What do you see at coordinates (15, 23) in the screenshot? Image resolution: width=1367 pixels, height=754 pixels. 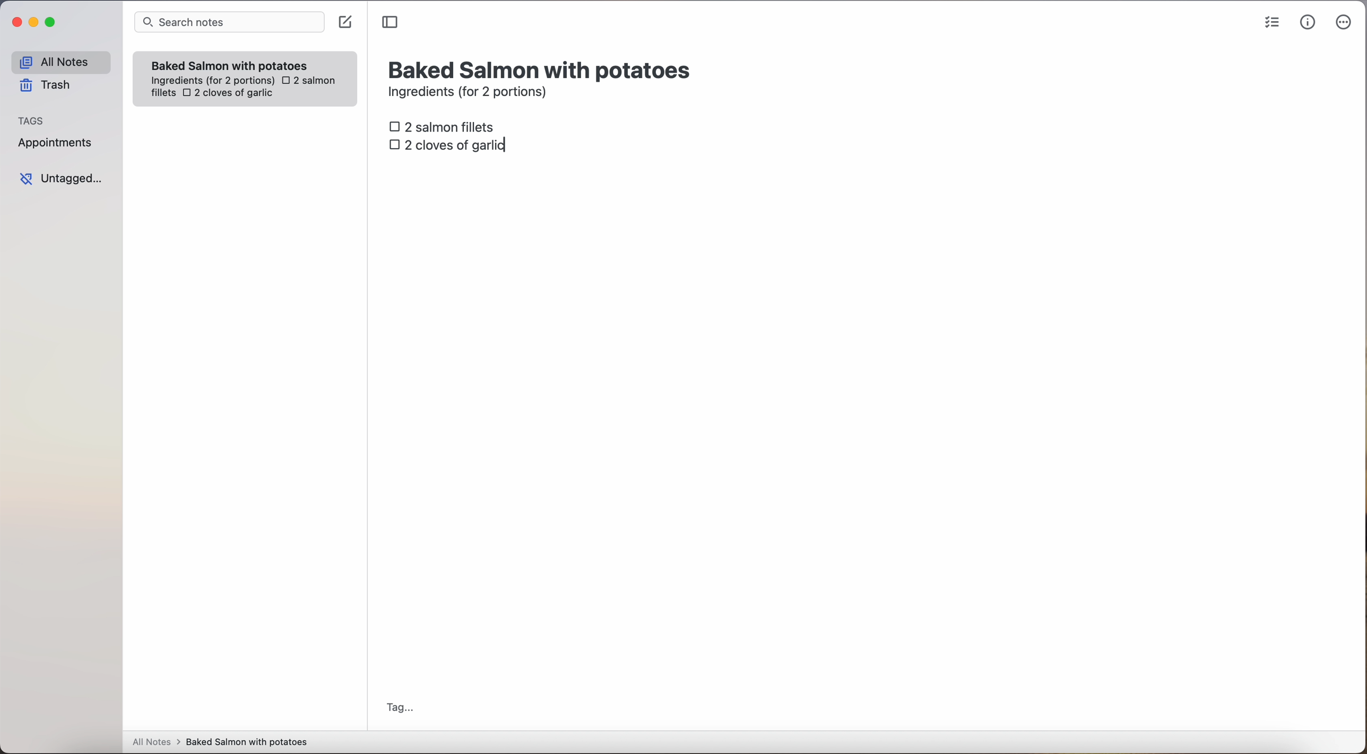 I see `close Simplenote` at bounding box center [15, 23].